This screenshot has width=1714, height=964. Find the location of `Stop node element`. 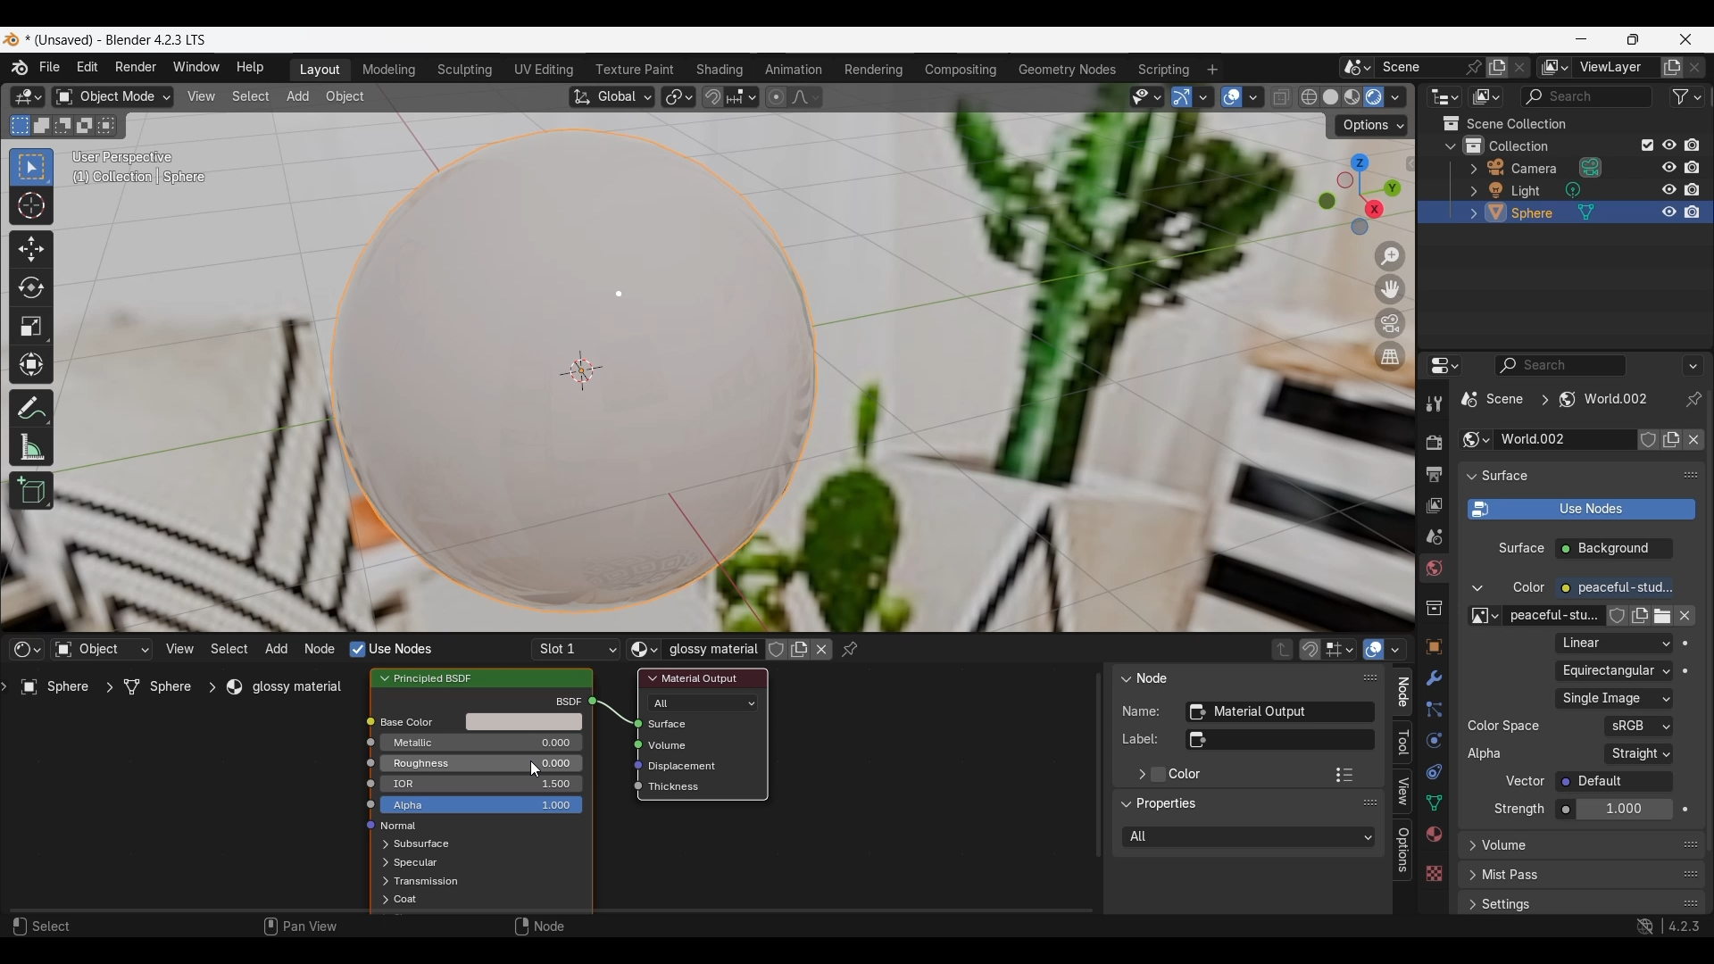

Stop node element is located at coordinates (1339, 649).